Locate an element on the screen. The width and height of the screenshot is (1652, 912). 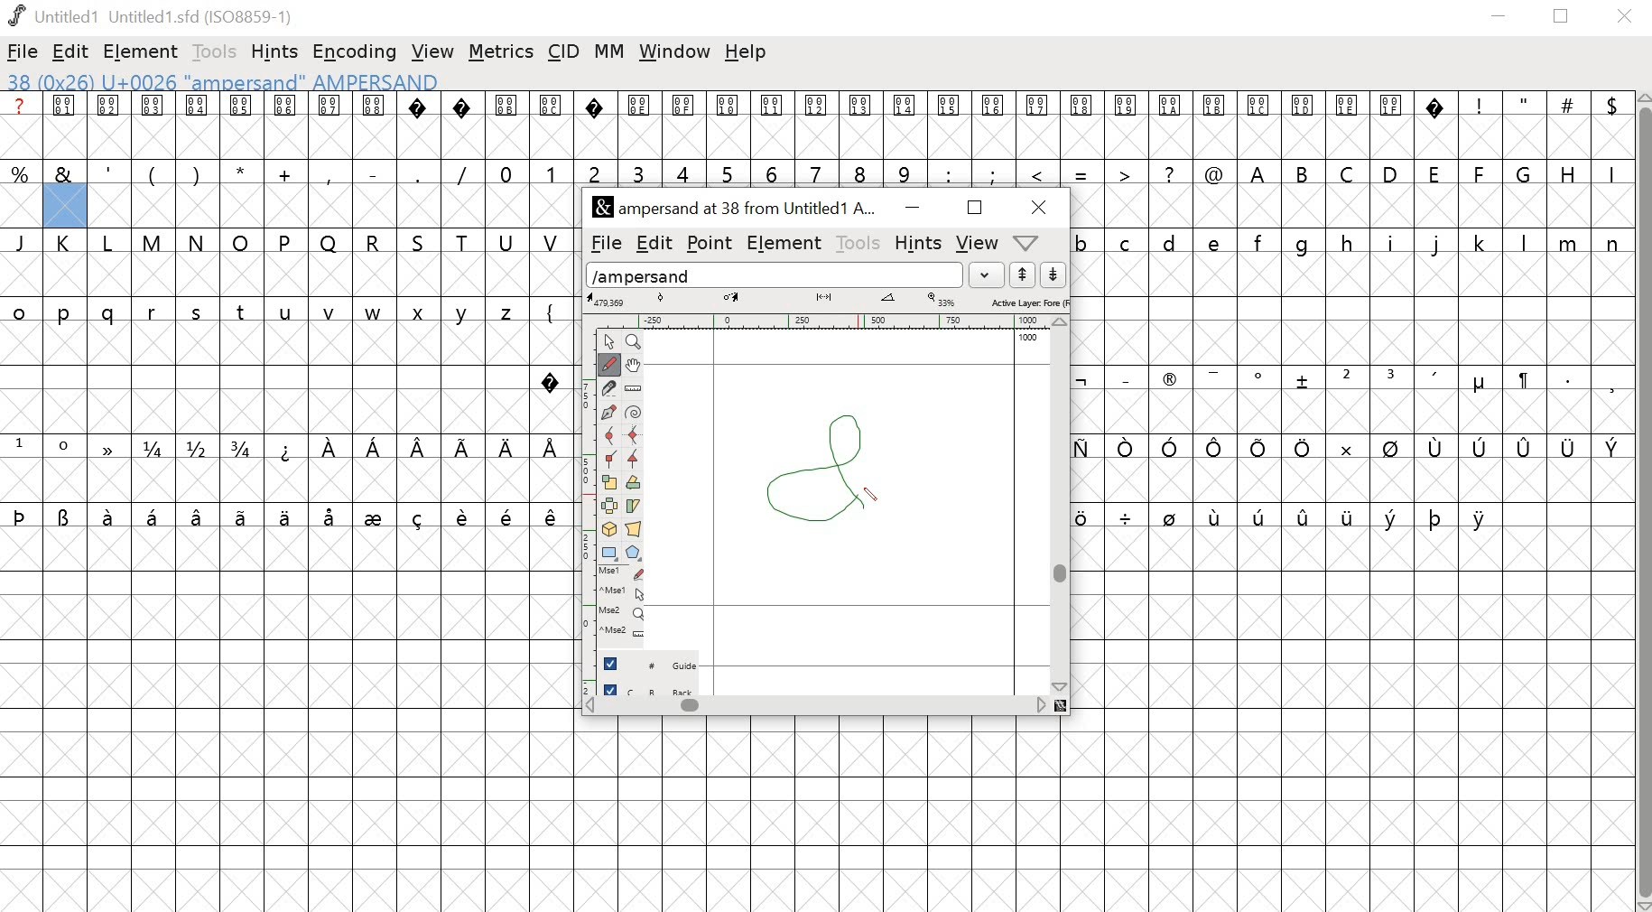
U is located at coordinates (507, 241).